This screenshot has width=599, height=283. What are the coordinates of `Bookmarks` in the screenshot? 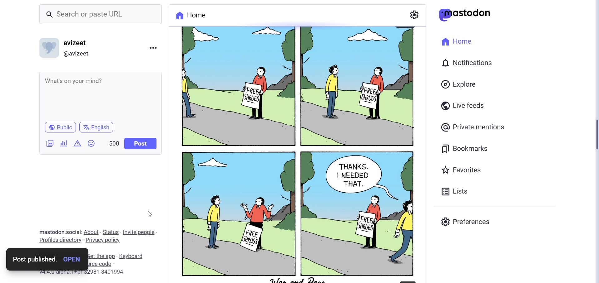 It's located at (470, 148).